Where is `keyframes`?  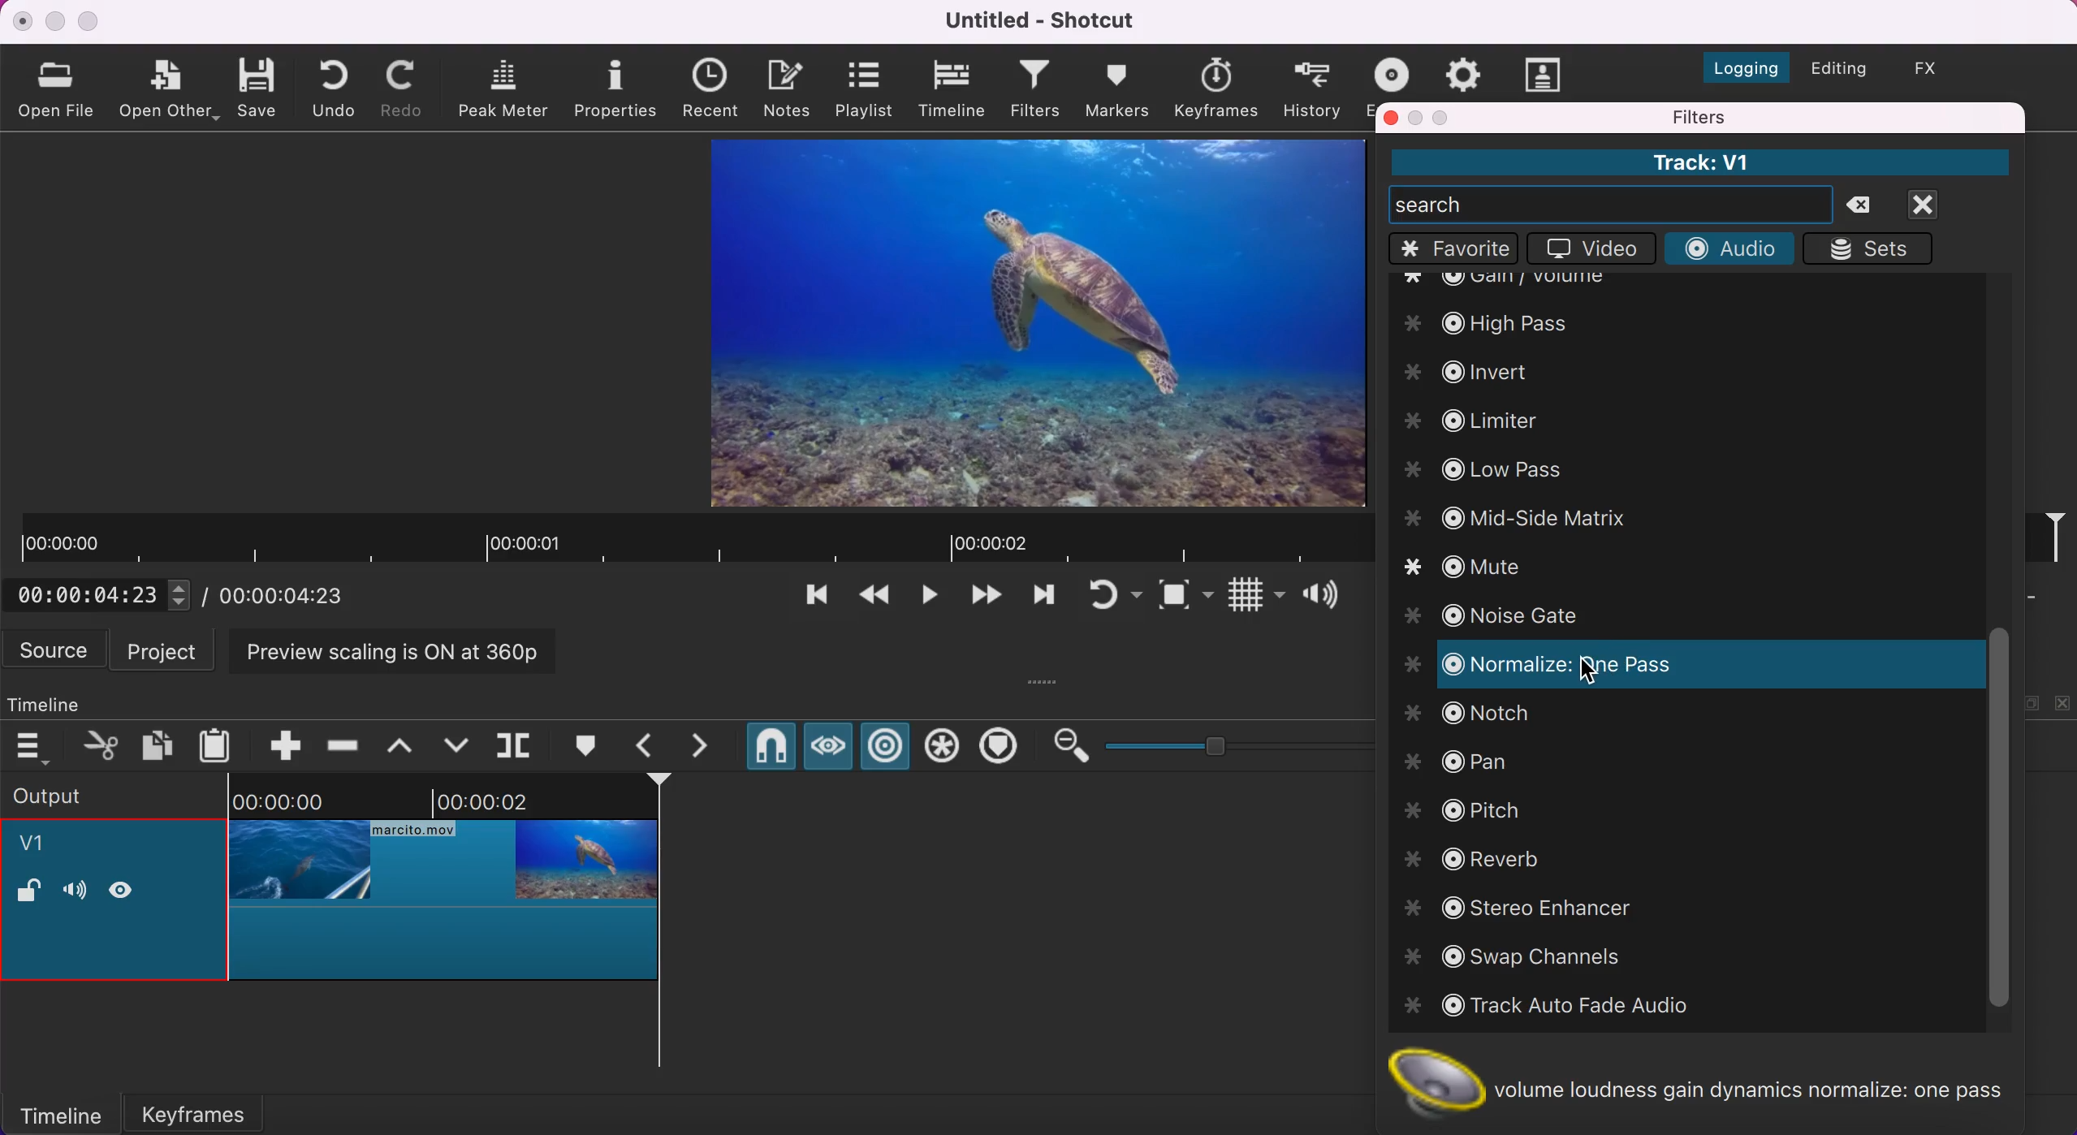 keyframes is located at coordinates (1215, 88).